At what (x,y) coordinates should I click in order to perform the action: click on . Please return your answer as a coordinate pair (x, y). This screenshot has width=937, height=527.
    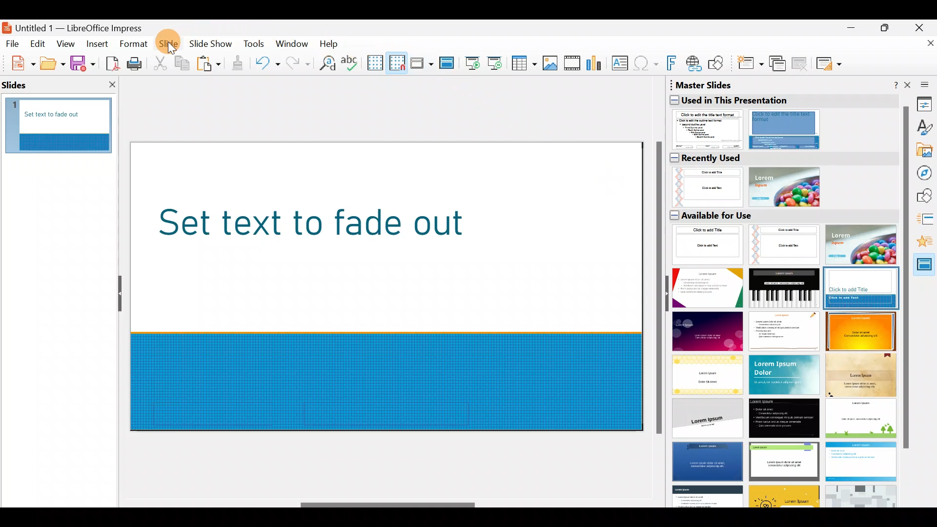
    Looking at the image, I should click on (112, 294).